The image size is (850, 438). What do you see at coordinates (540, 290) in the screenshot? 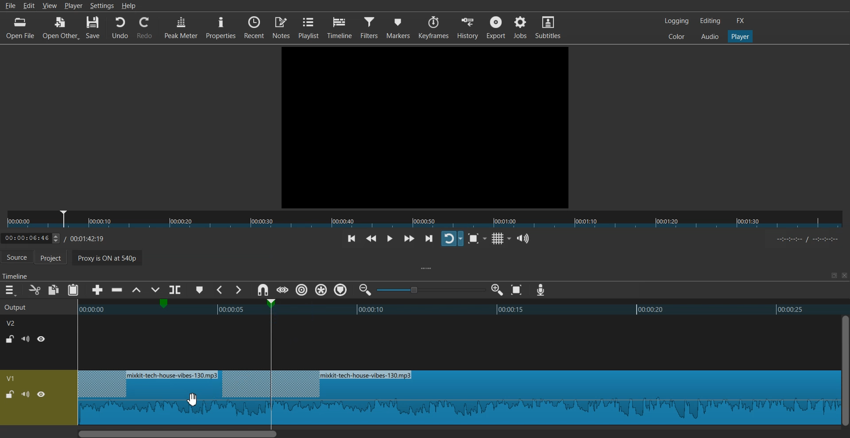
I see `Record audio` at bounding box center [540, 290].